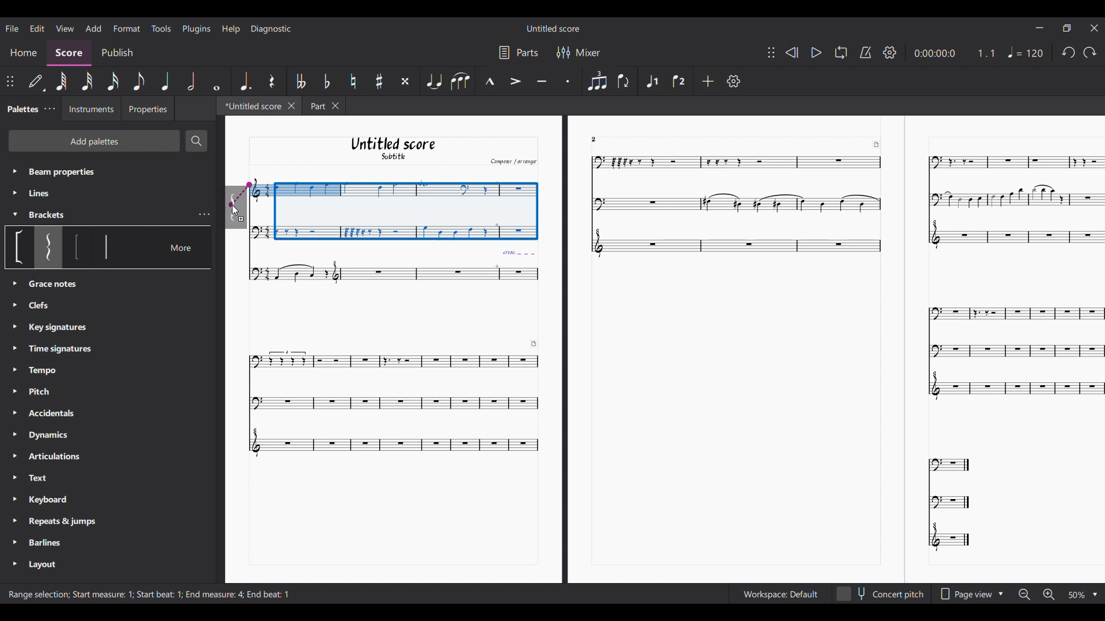 The width and height of the screenshot is (1105, 621). Describe the element at coordinates (623, 82) in the screenshot. I see `Flip direction` at that location.